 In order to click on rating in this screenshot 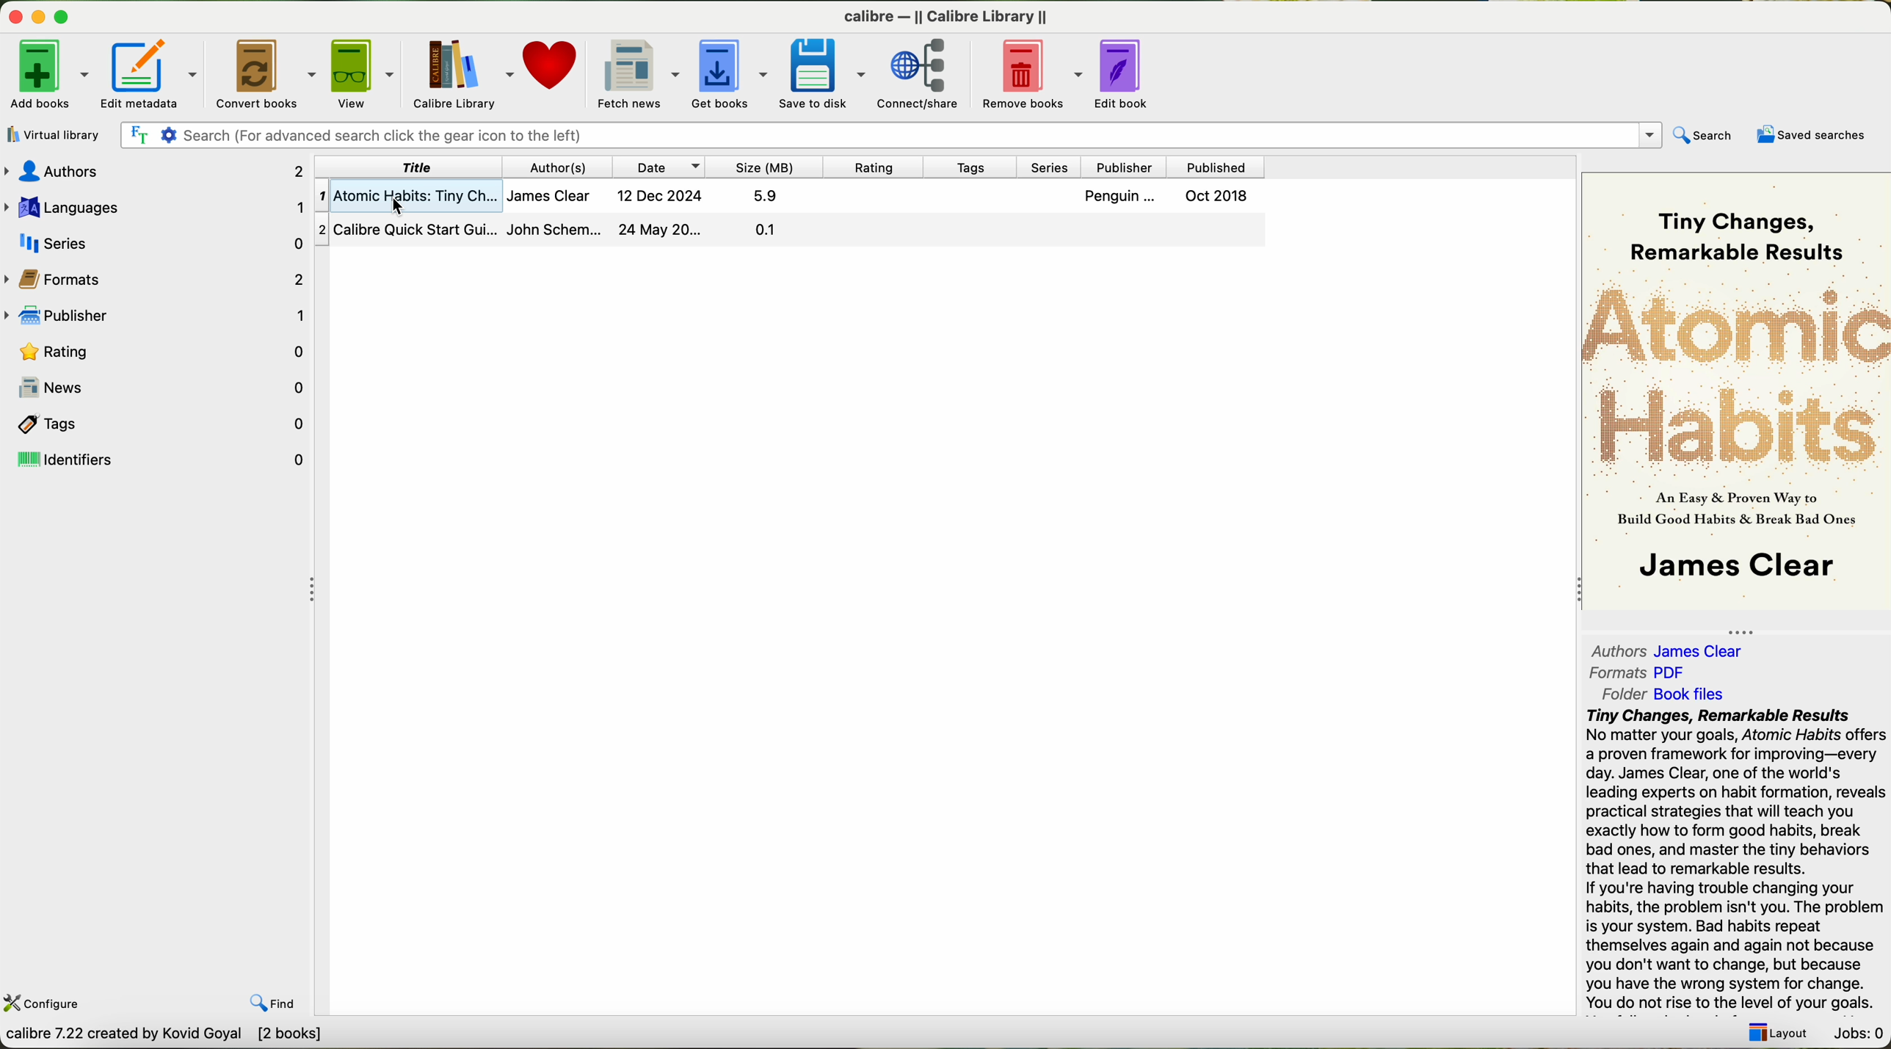, I will do `click(156, 349)`.